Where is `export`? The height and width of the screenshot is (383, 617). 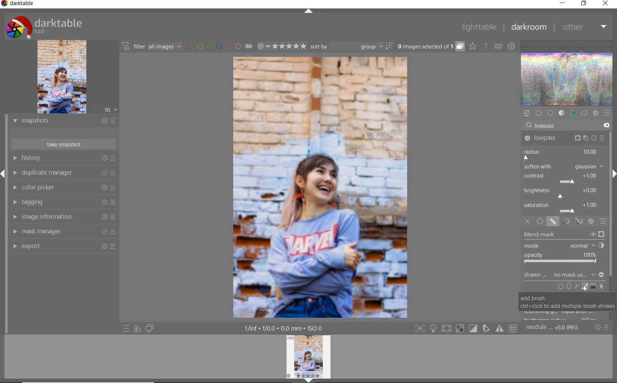
export is located at coordinates (64, 246).